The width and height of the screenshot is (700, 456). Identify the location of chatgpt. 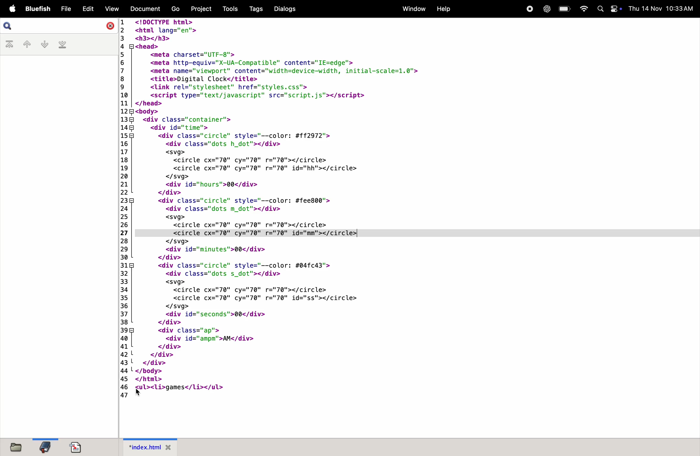
(546, 9).